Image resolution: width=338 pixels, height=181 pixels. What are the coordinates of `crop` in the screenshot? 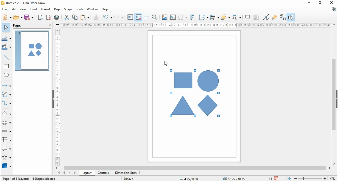 It's located at (256, 17).